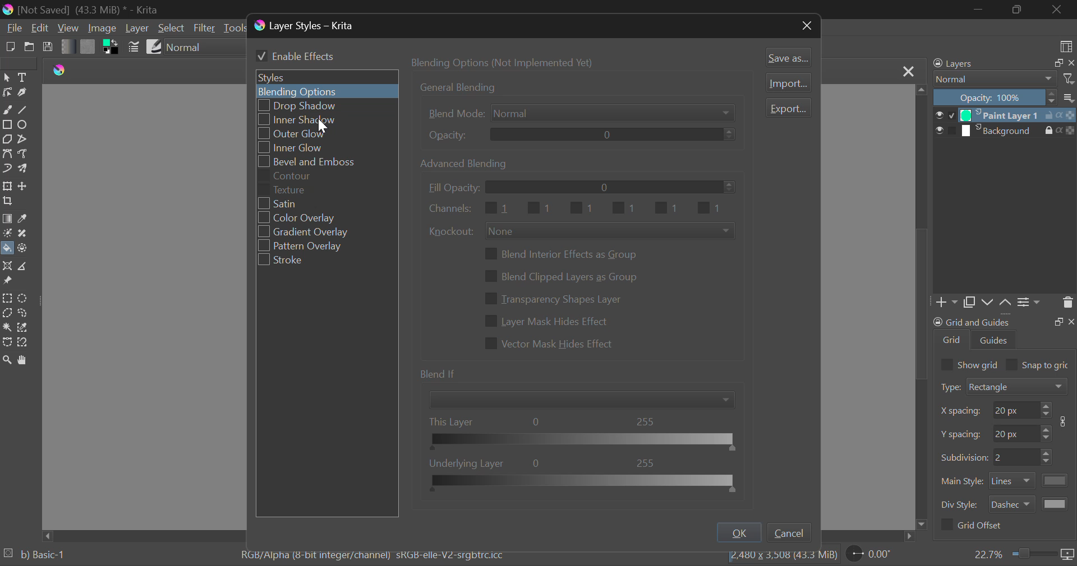 The width and height of the screenshot is (1077, 566). What do you see at coordinates (57, 71) in the screenshot?
I see `logo` at bounding box center [57, 71].